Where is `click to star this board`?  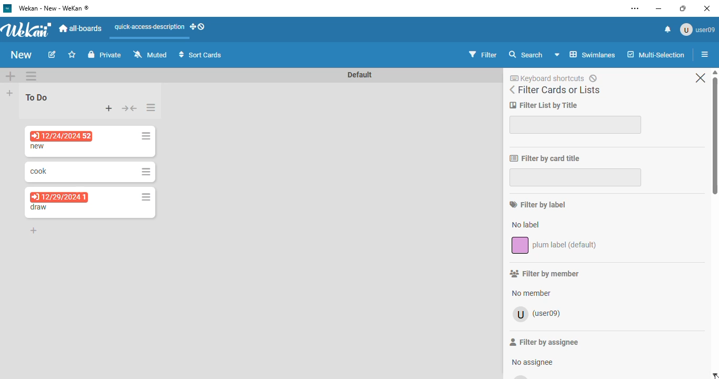 click to star this board is located at coordinates (72, 54).